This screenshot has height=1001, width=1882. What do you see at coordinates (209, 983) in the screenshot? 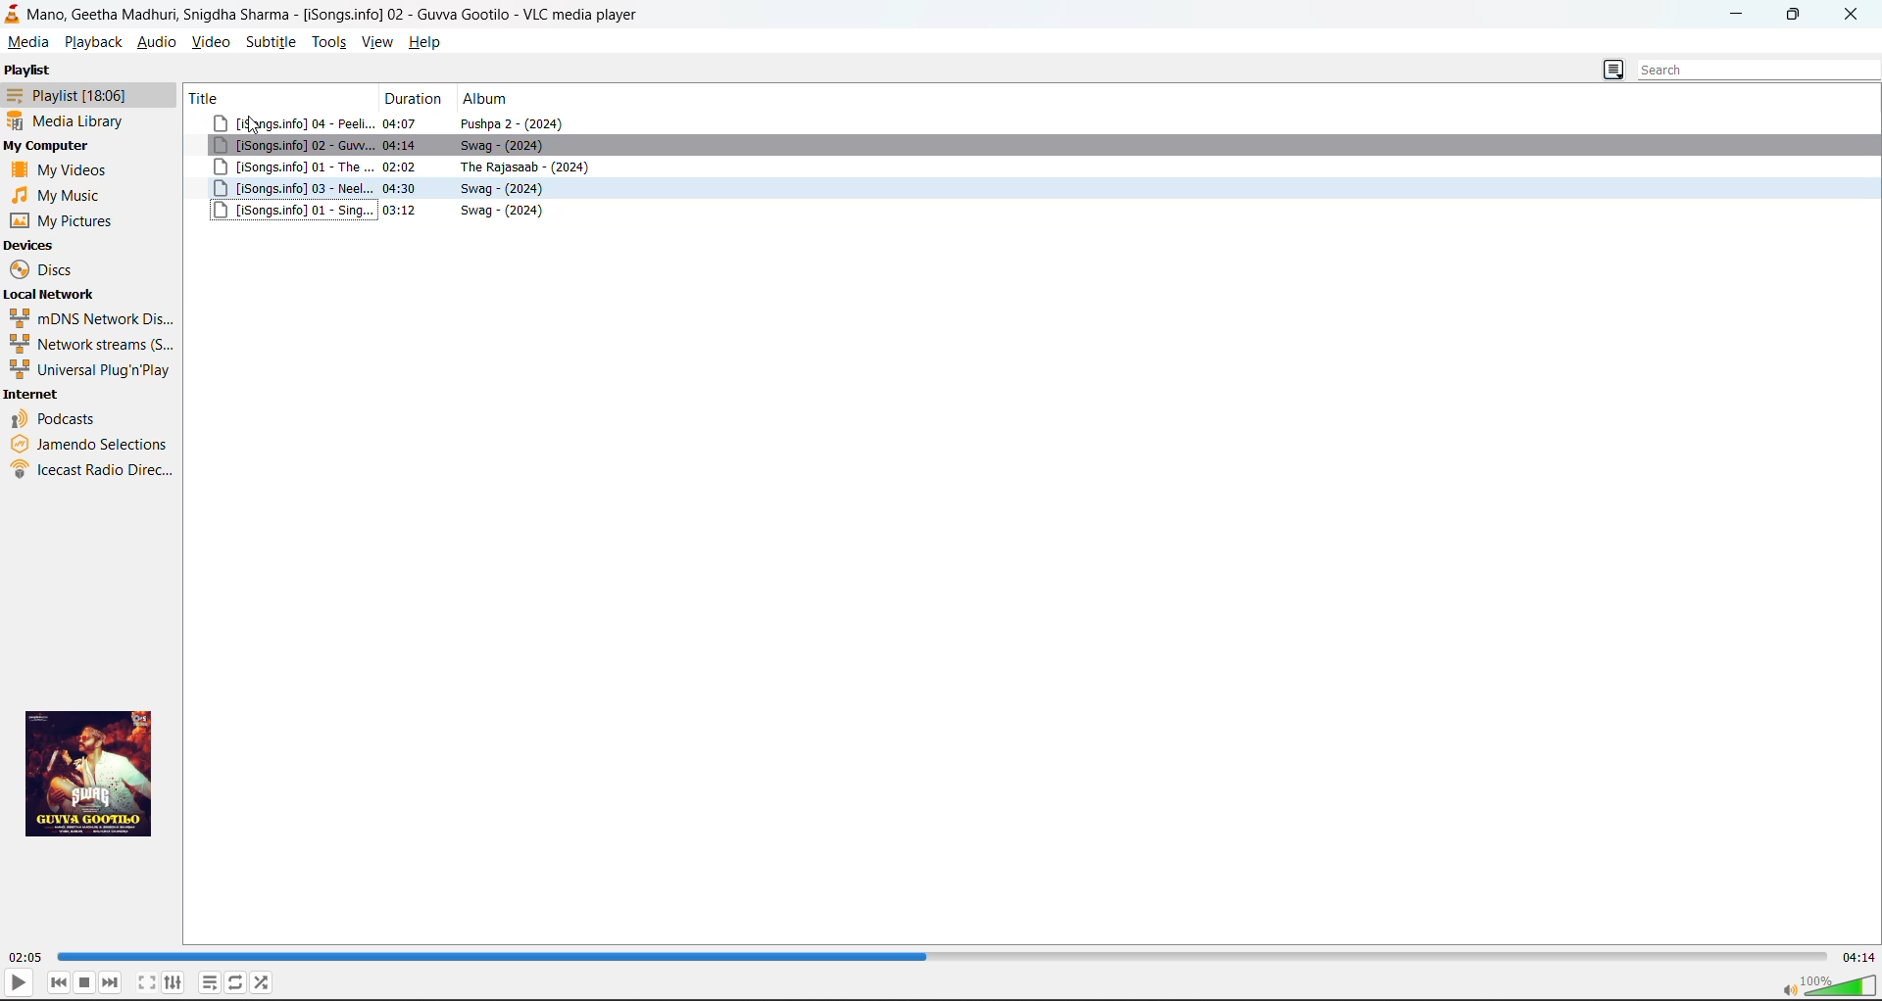
I see `toggle playlist` at bounding box center [209, 983].